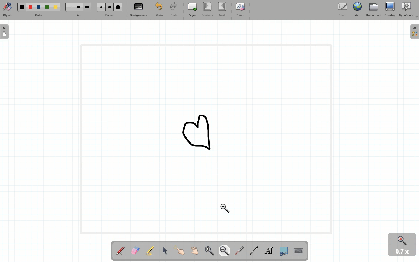  I want to click on Selection tool, so click(283, 252).